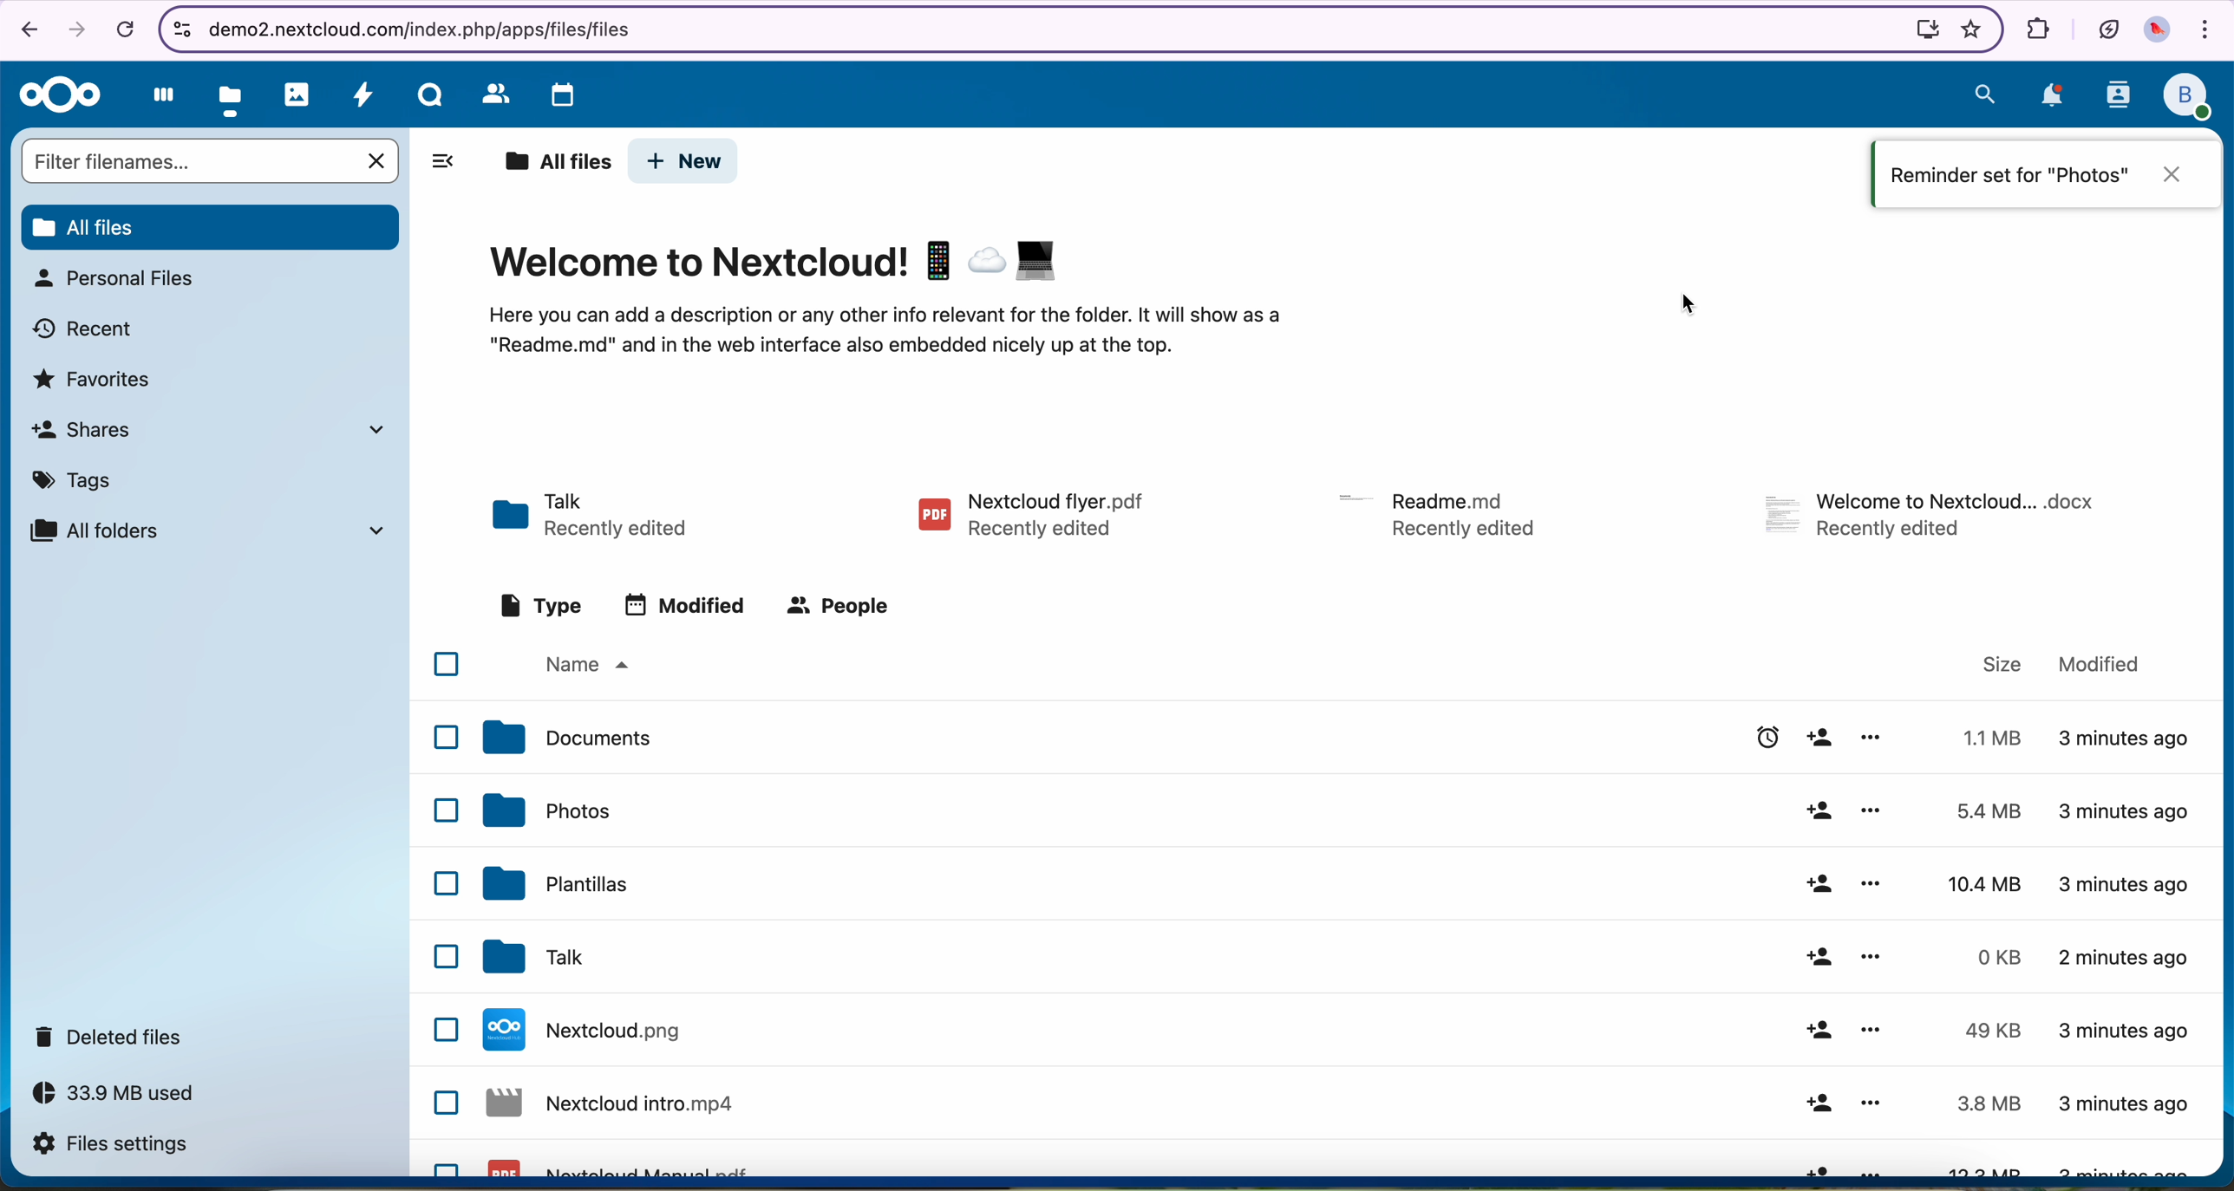  I want to click on click on files, so click(234, 91).